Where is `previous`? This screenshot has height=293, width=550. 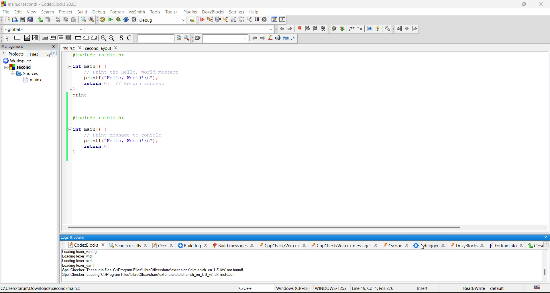
previous is located at coordinates (3, 54).